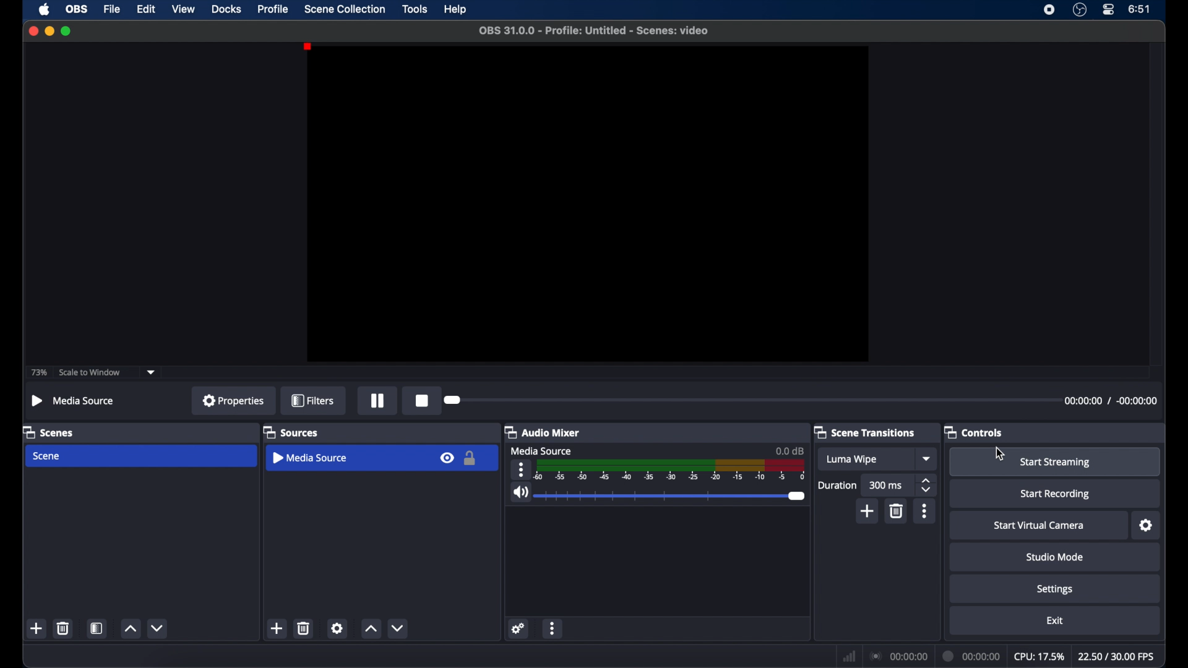 The height and width of the screenshot is (668, 1188). I want to click on 300ms, so click(886, 485).